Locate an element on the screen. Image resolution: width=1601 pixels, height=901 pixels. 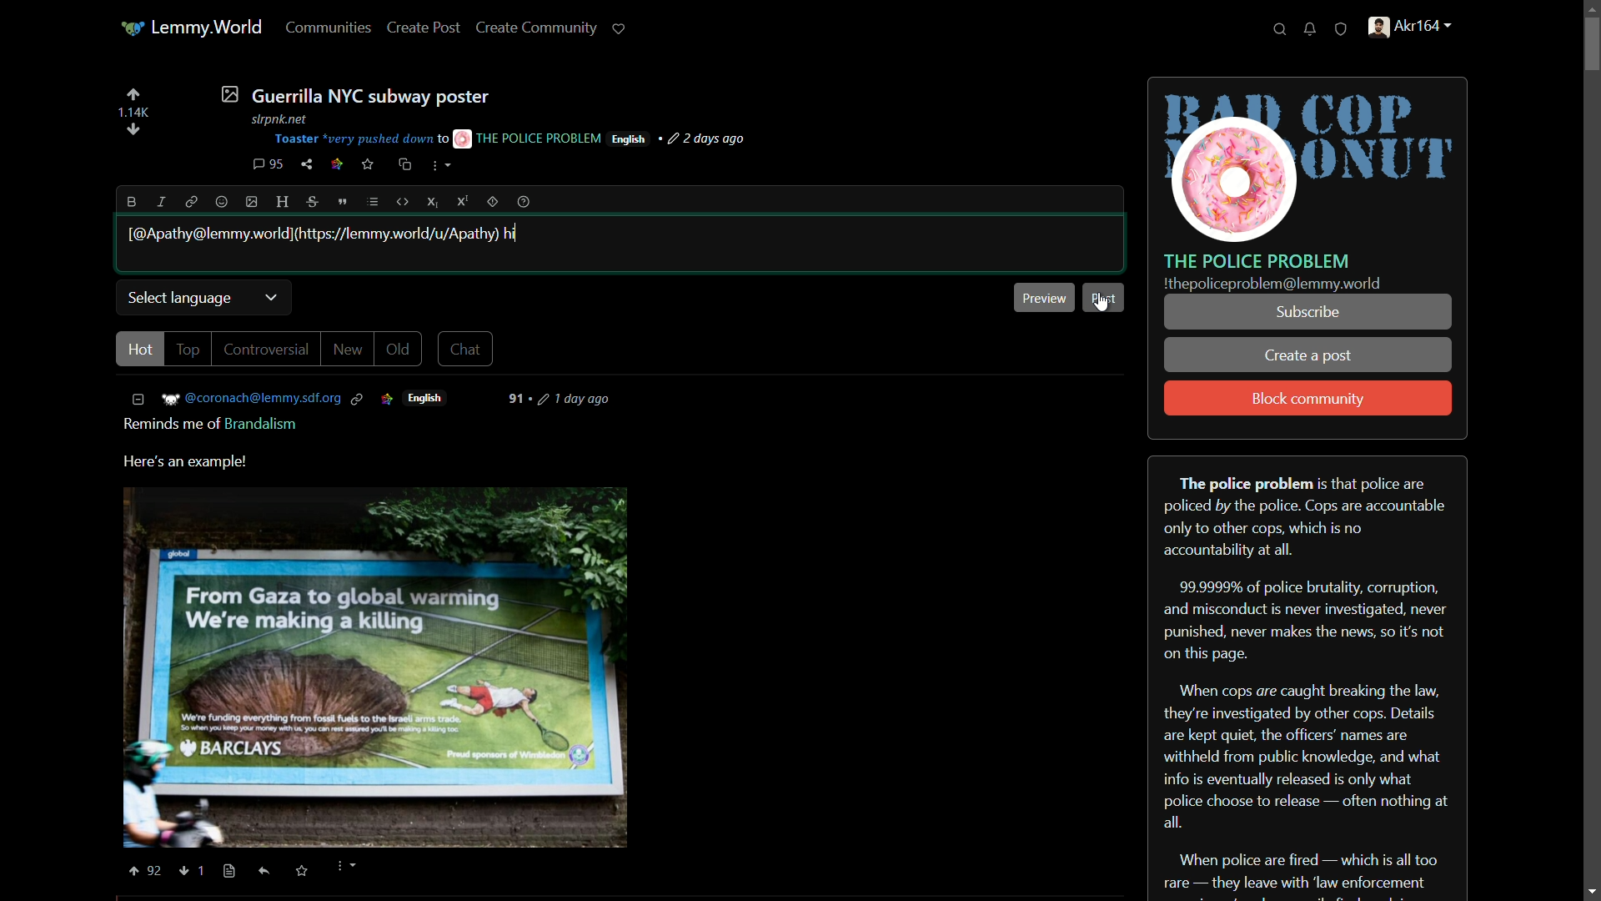
communities  is located at coordinates (330, 27).